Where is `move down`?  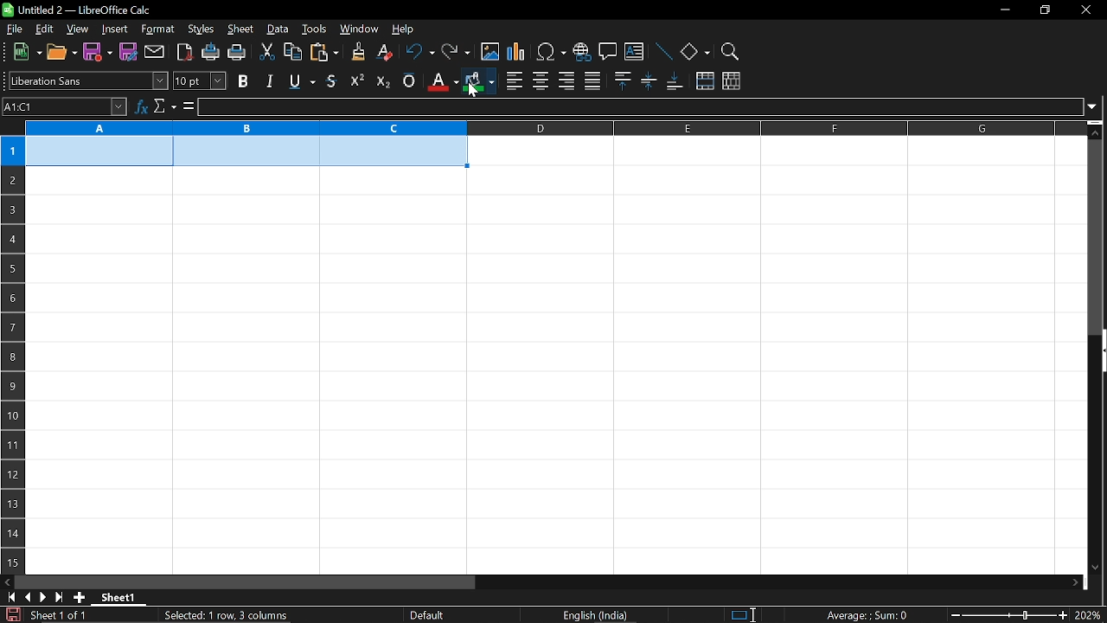
move down is located at coordinates (1098, 568).